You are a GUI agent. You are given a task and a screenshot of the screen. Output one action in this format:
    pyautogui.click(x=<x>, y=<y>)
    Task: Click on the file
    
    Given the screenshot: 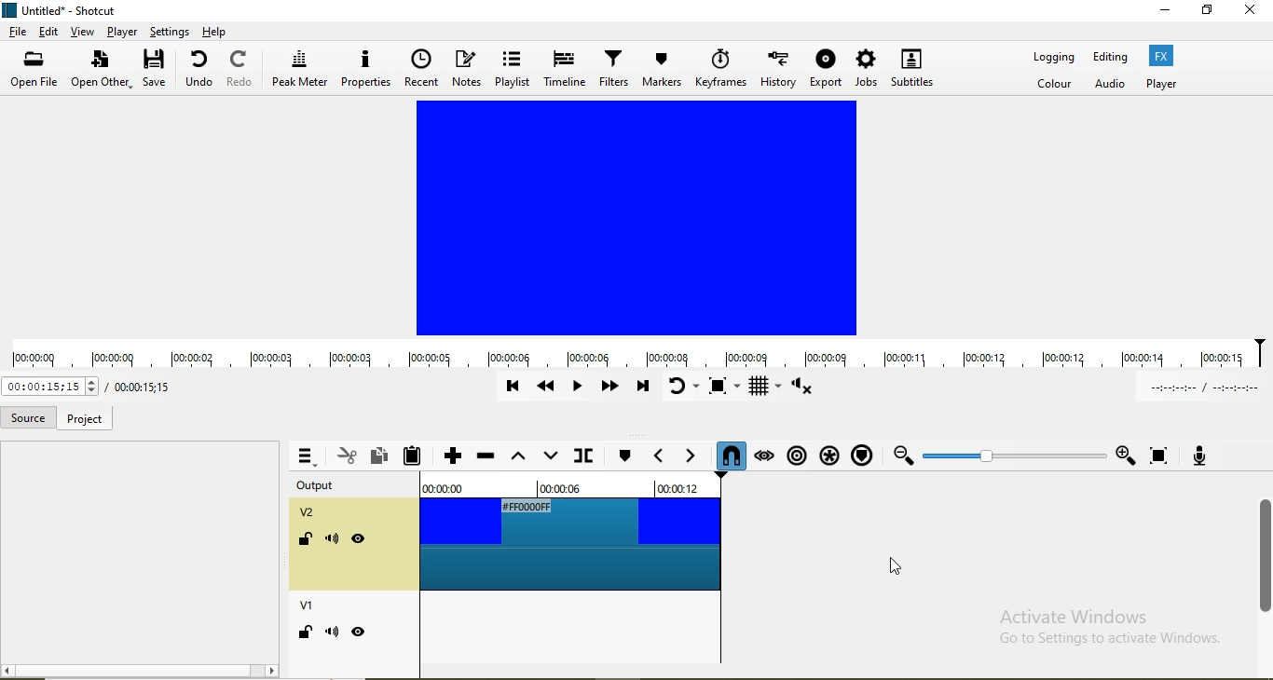 What is the action you would take?
    pyautogui.click(x=18, y=34)
    